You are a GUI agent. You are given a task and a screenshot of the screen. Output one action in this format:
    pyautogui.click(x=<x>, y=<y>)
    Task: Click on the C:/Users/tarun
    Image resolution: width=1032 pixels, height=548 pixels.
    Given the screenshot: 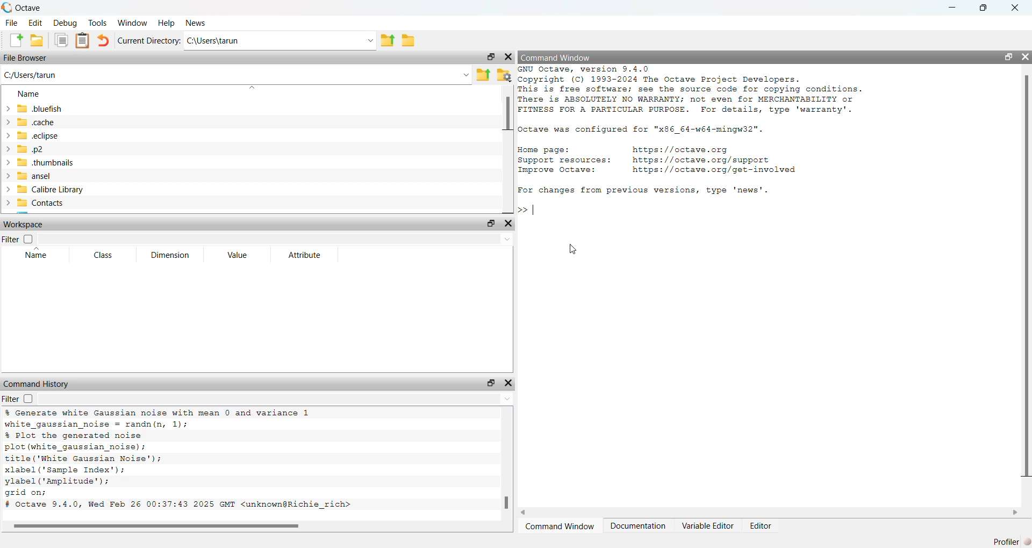 What is the action you would take?
    pyautogui.click(x=238, y=77)
    